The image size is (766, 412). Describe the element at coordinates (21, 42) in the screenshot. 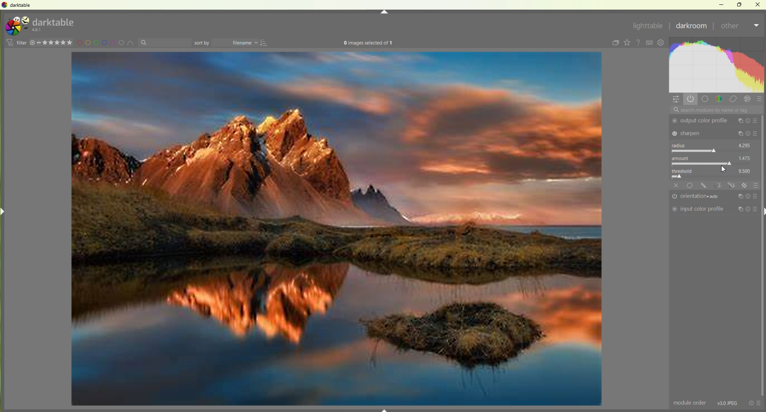

I see `filter` at that location.